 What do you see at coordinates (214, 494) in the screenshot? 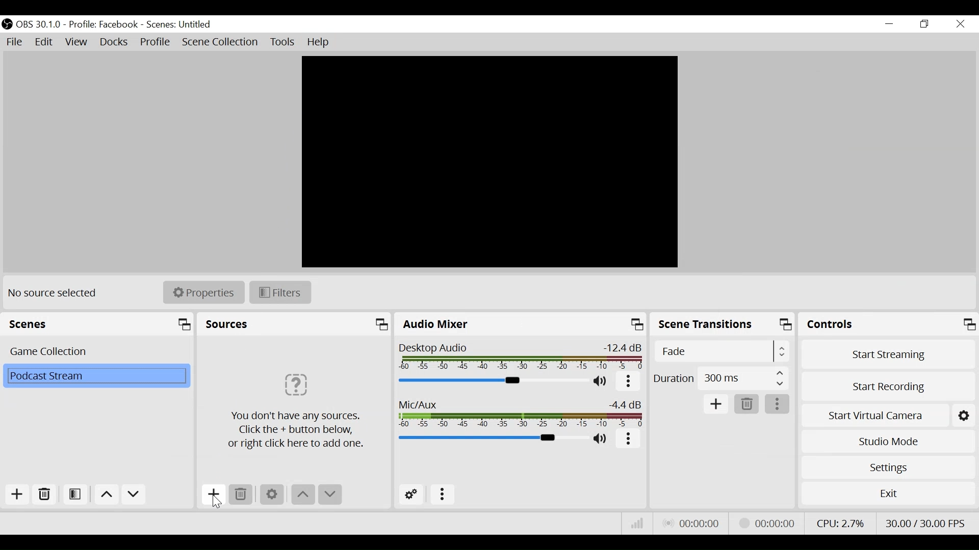
I see `Add` at bounding box center [214, 494].